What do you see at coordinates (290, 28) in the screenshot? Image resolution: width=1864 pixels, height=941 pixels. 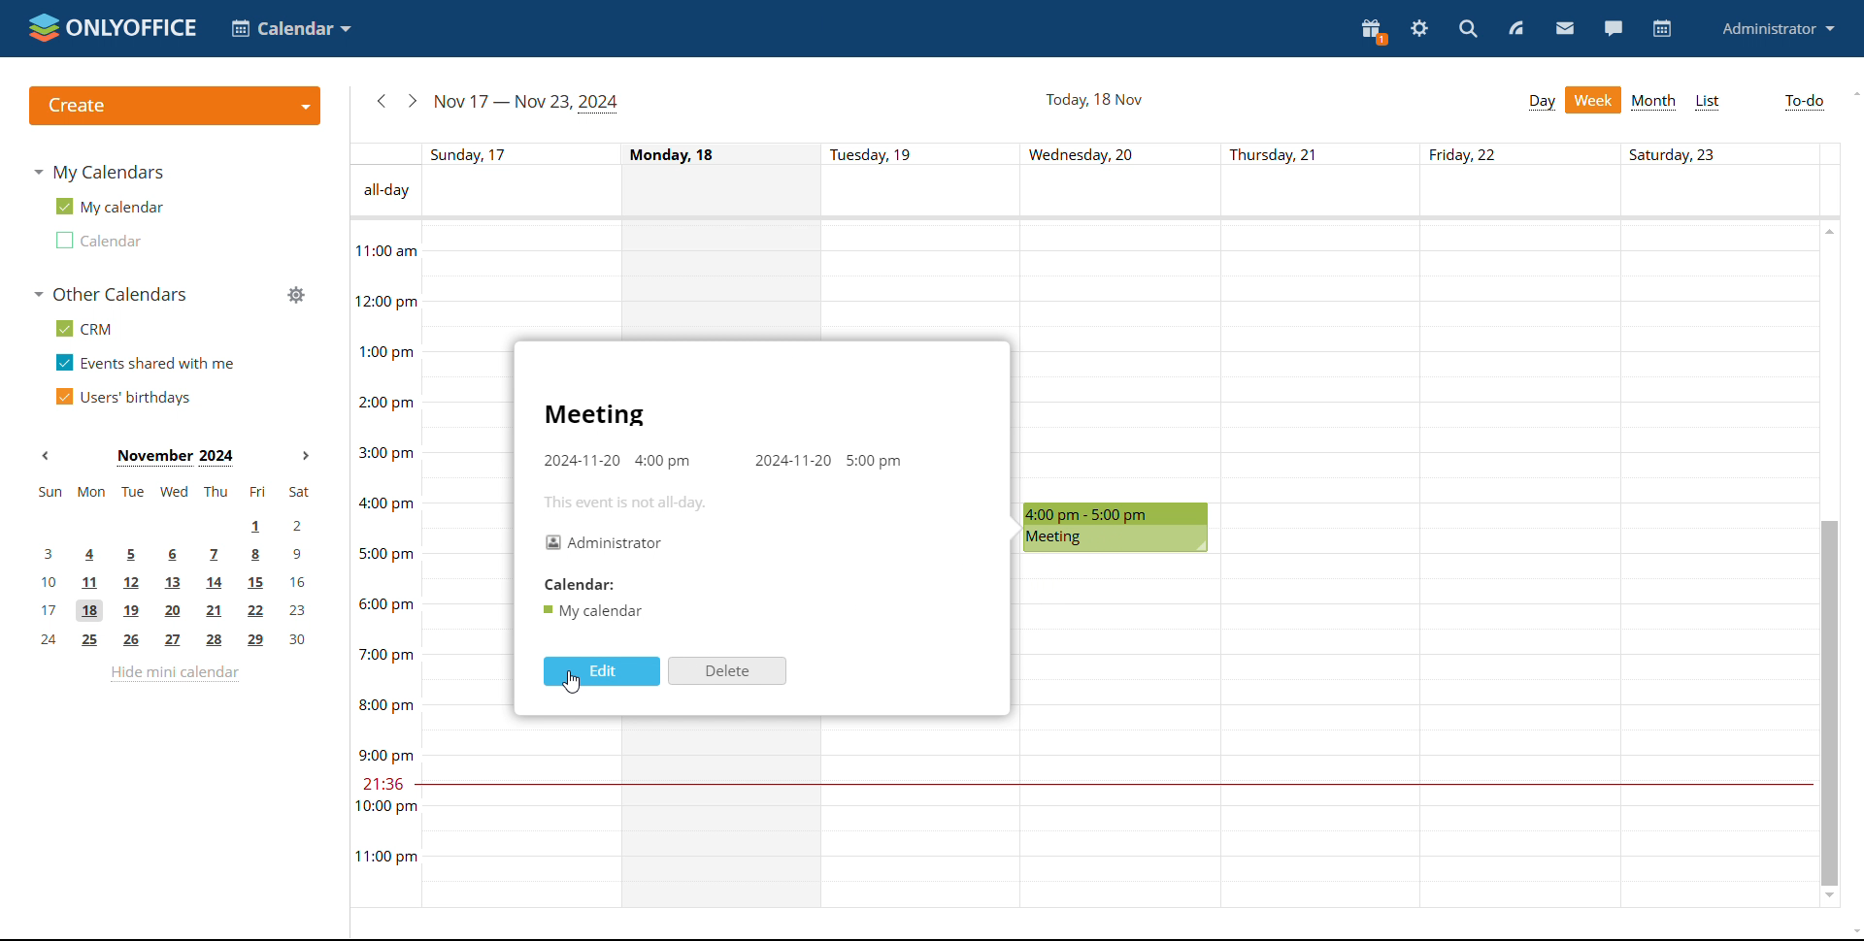 I see `select application` at bounding box center [290, 28].